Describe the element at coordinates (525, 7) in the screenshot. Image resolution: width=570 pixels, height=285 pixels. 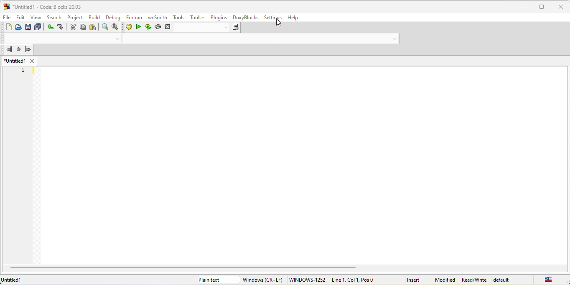
I see `minimize` at that location.